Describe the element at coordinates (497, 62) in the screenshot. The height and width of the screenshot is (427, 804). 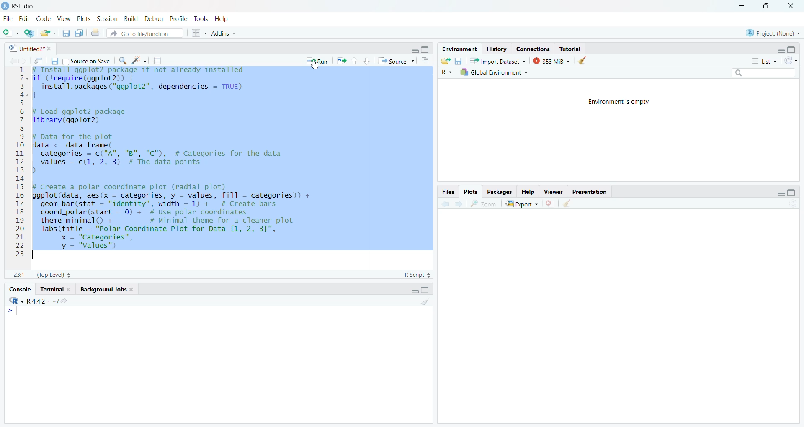
I see ` Import Dataset ~` at that location.